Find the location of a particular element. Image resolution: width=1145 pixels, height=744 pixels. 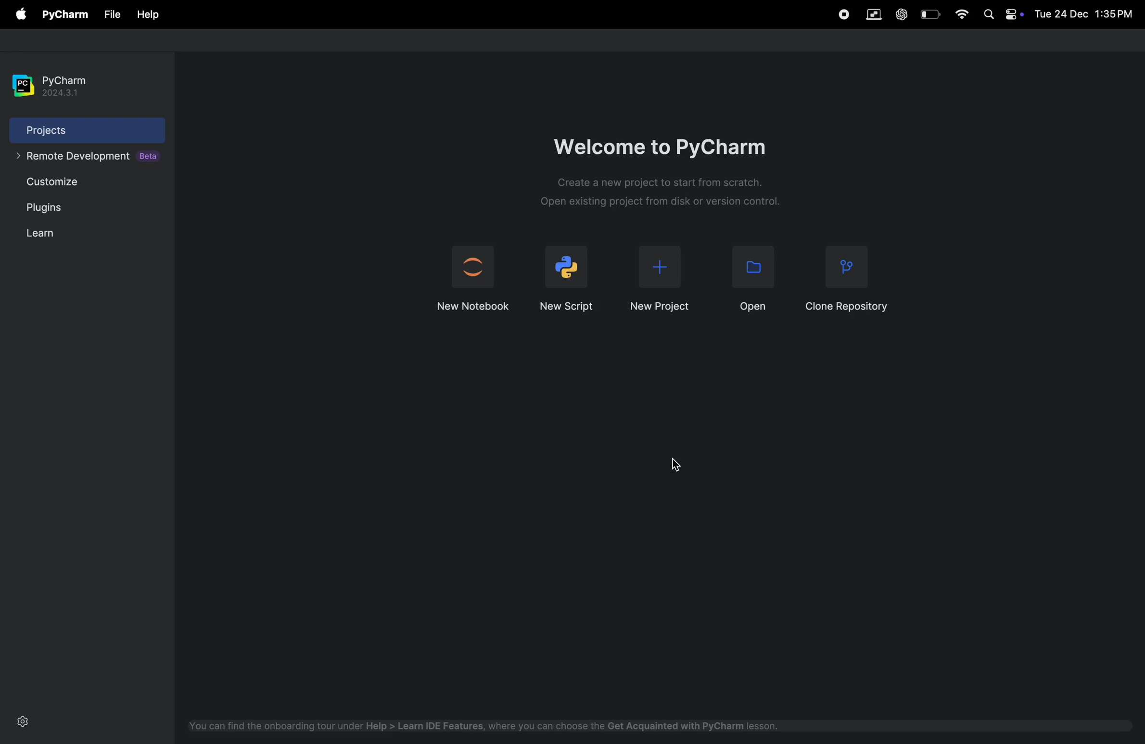

new script is located at coordinates (563, 280).